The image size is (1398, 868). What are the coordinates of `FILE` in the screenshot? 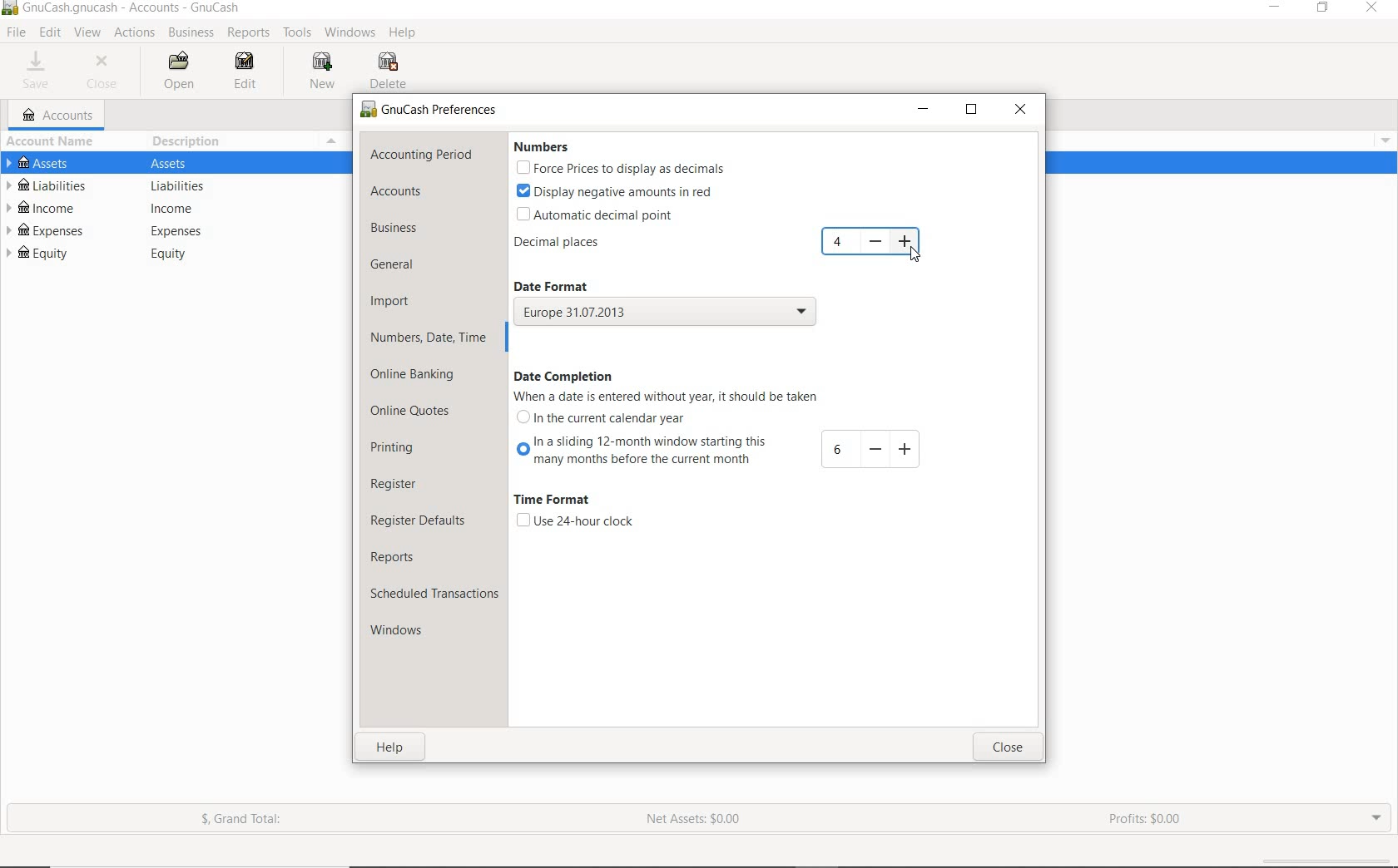 It's located at (15, 33).